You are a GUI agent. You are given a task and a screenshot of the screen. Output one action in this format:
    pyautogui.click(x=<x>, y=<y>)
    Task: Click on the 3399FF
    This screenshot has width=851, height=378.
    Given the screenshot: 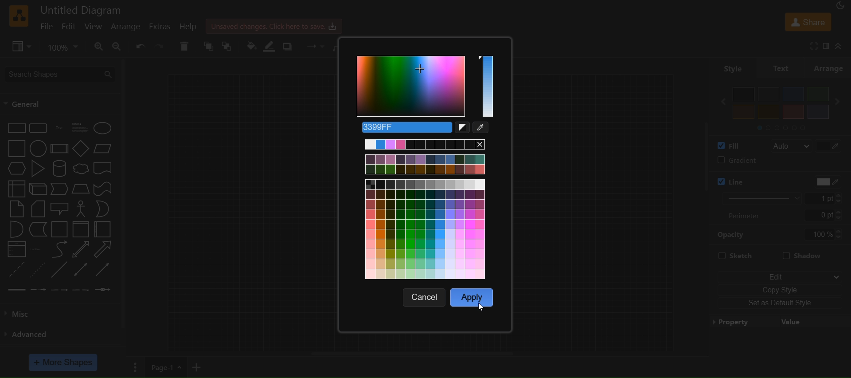 What is the action you would take?
    pyautogui.click(x=403, y=127)
    